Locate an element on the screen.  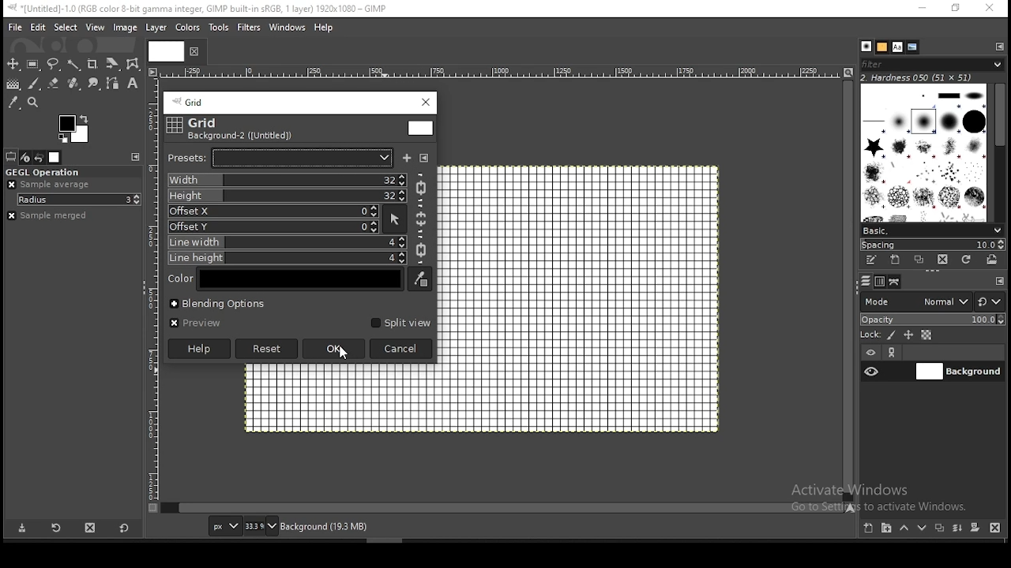
lock is located at coordinates (870, 334).